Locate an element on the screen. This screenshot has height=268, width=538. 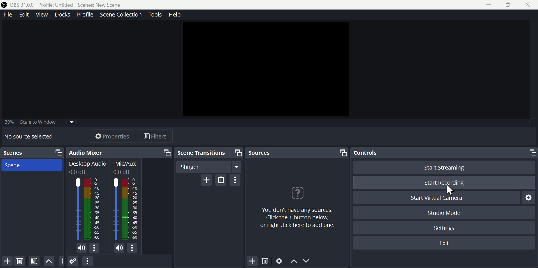
add is located at coordinates (7, 261).